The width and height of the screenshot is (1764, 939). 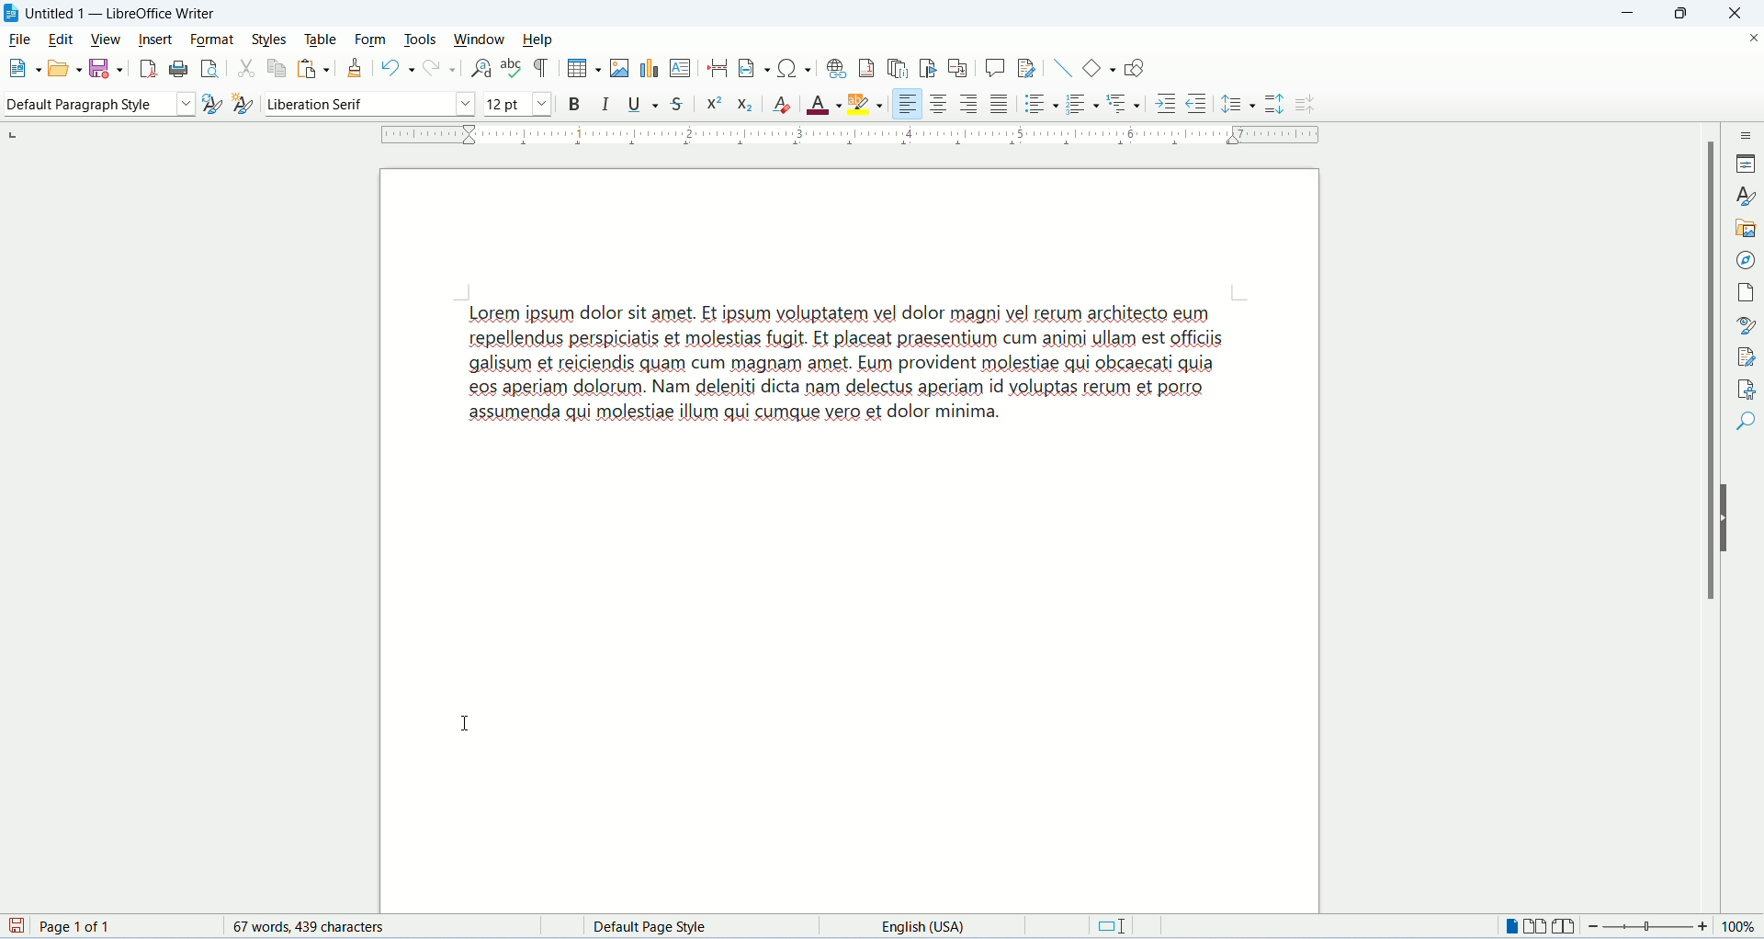 I want to click on format, so click(x=209, y=40).